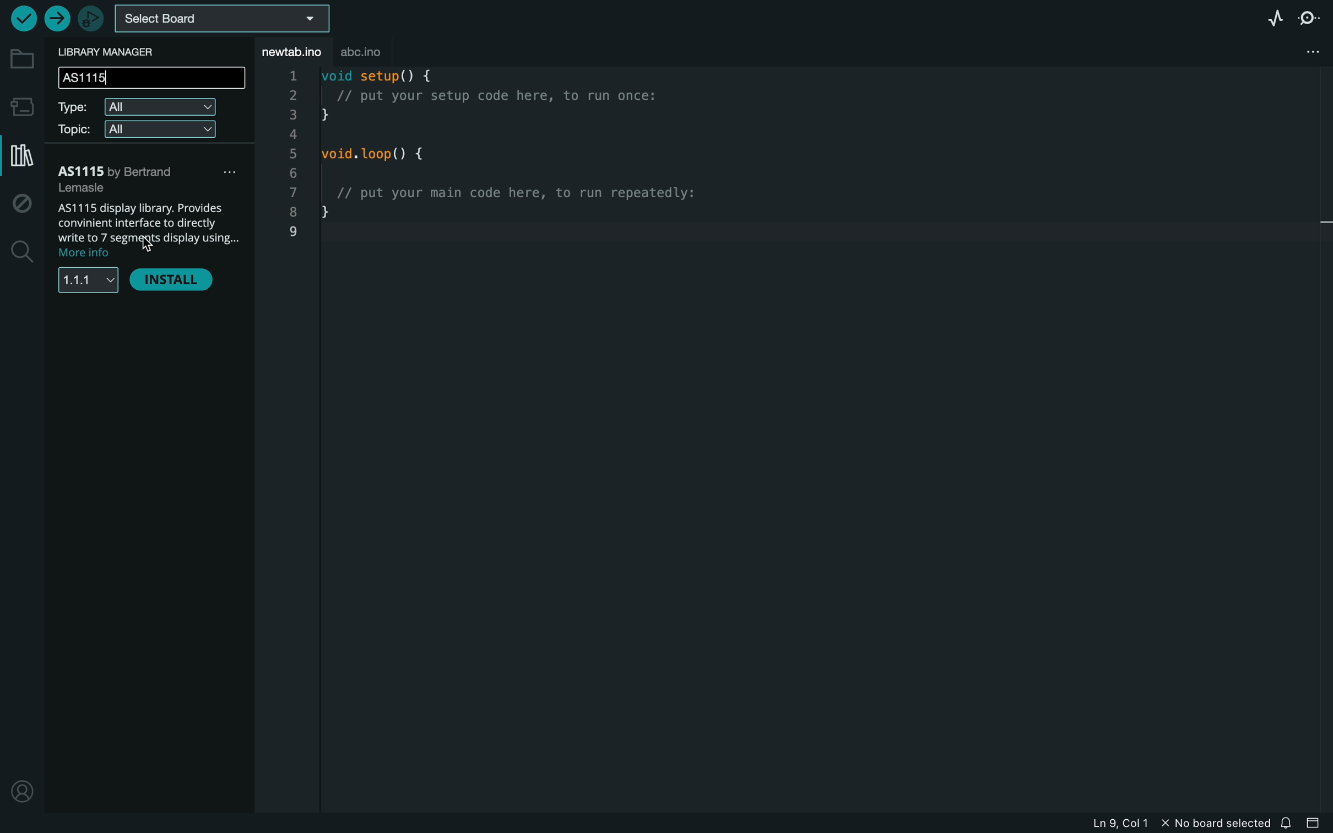  I want to click on DESCRIPTION, so click(149, 229).